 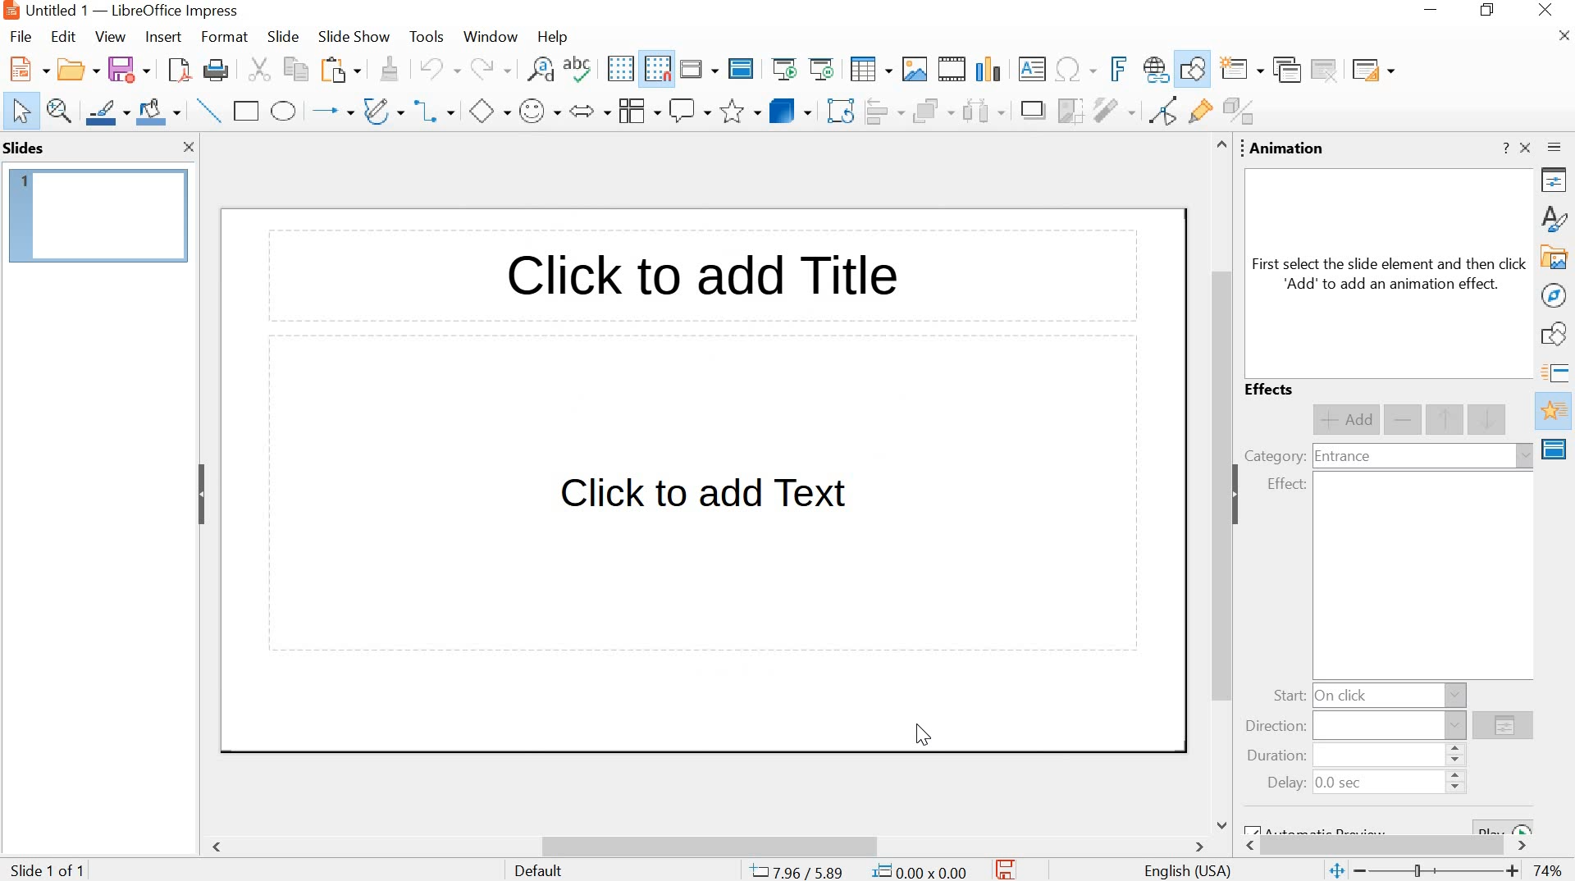 I want to click on undo, so click(x=437, y=67).